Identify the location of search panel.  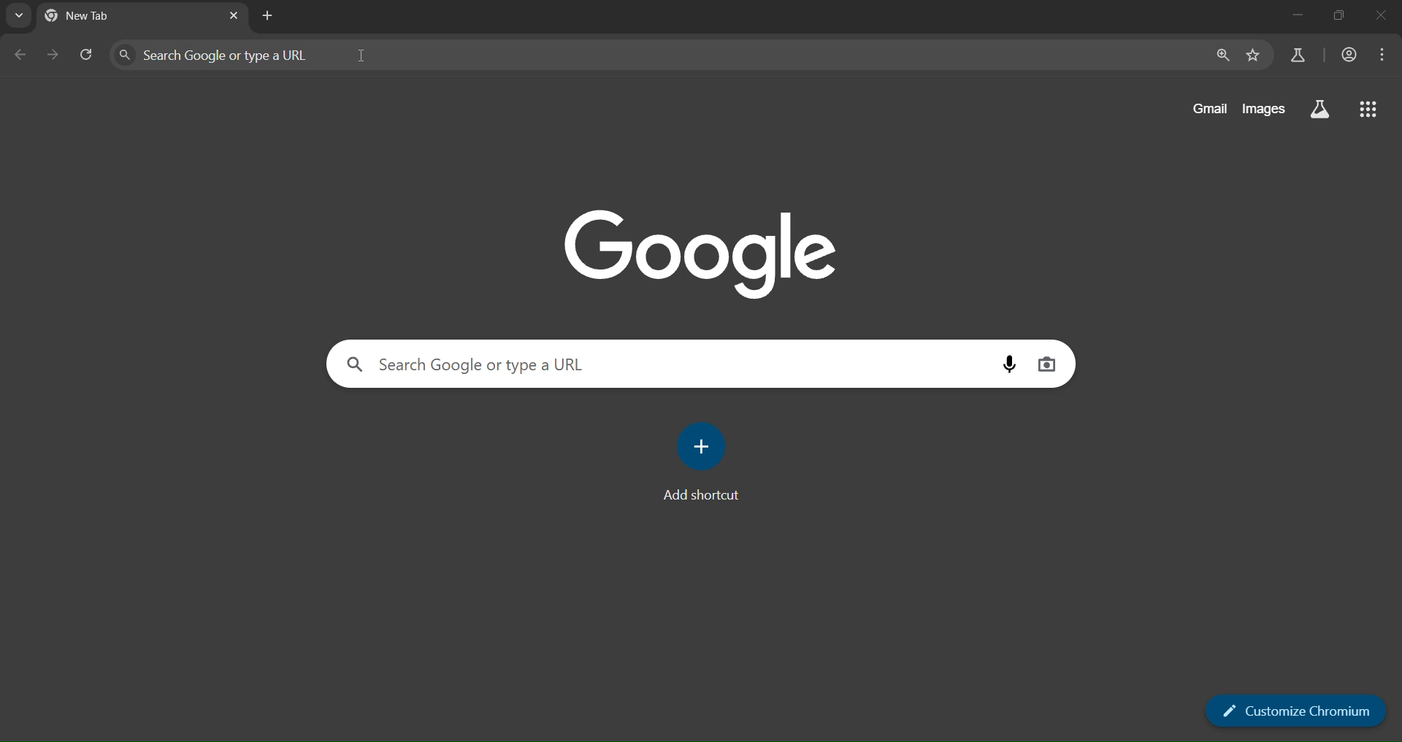
(479, 364).